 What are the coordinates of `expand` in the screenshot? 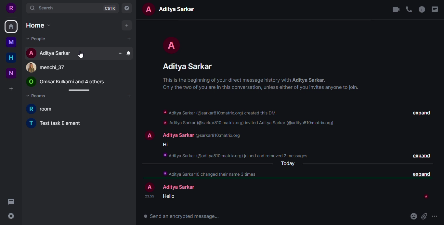 It's located at (421, 113).